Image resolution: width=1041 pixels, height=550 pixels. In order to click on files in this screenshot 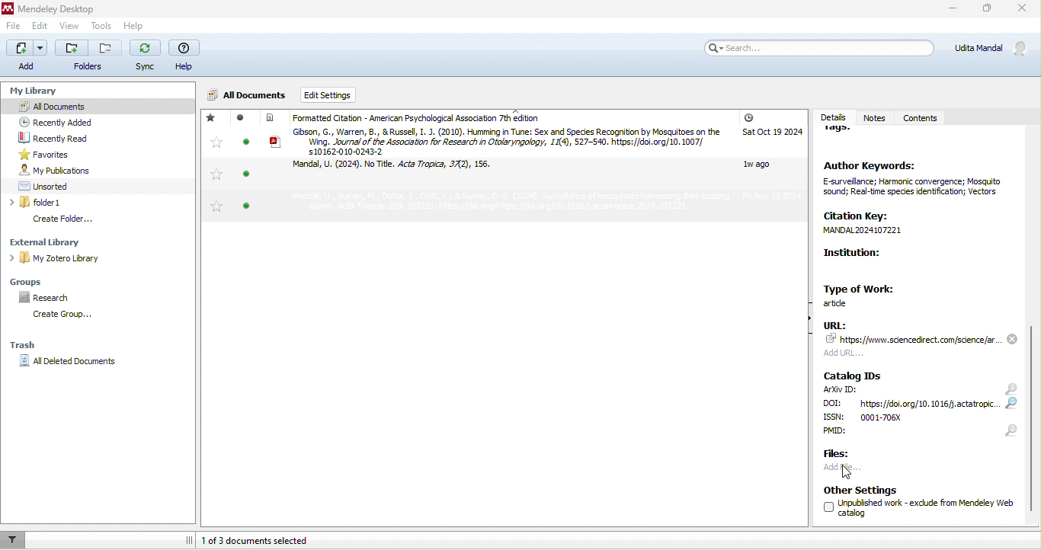, I will do `click(841, 455)`.